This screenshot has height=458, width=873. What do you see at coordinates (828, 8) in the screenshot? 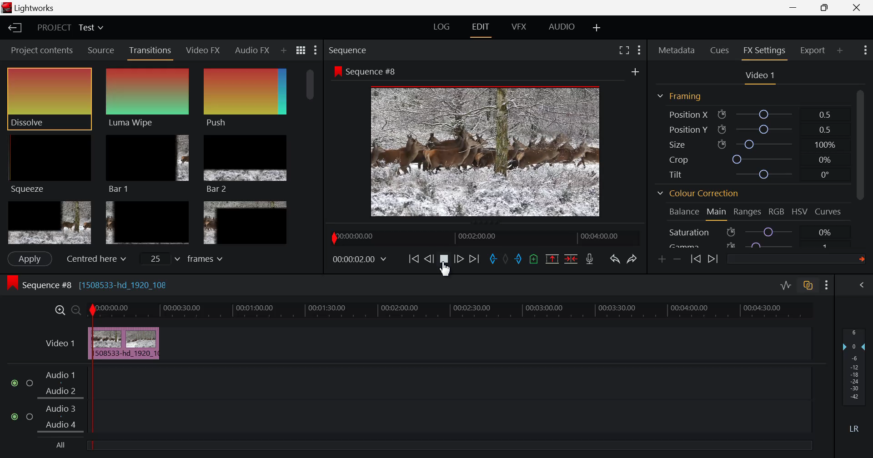
I see `Minimize` at bounding box center [828, 8].